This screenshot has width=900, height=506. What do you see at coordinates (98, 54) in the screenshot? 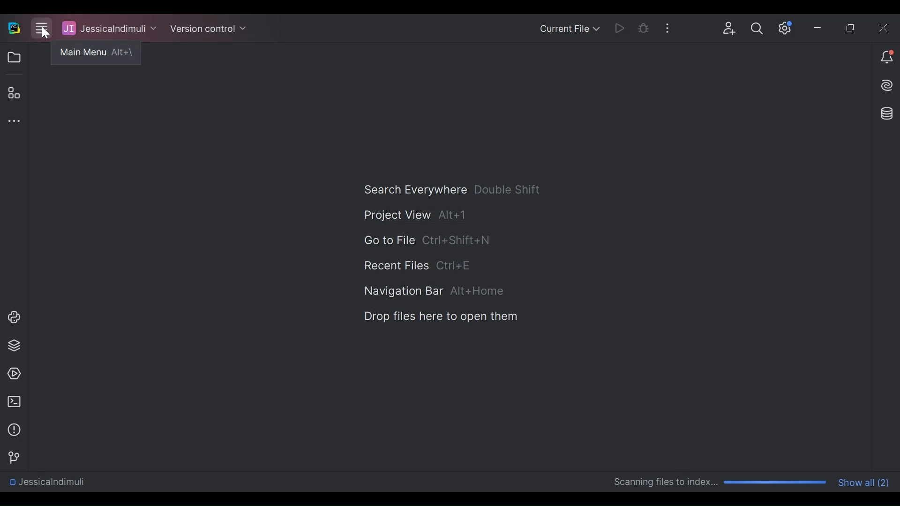
I see `Main menu Tooltip` at bounding box center [98, 54].